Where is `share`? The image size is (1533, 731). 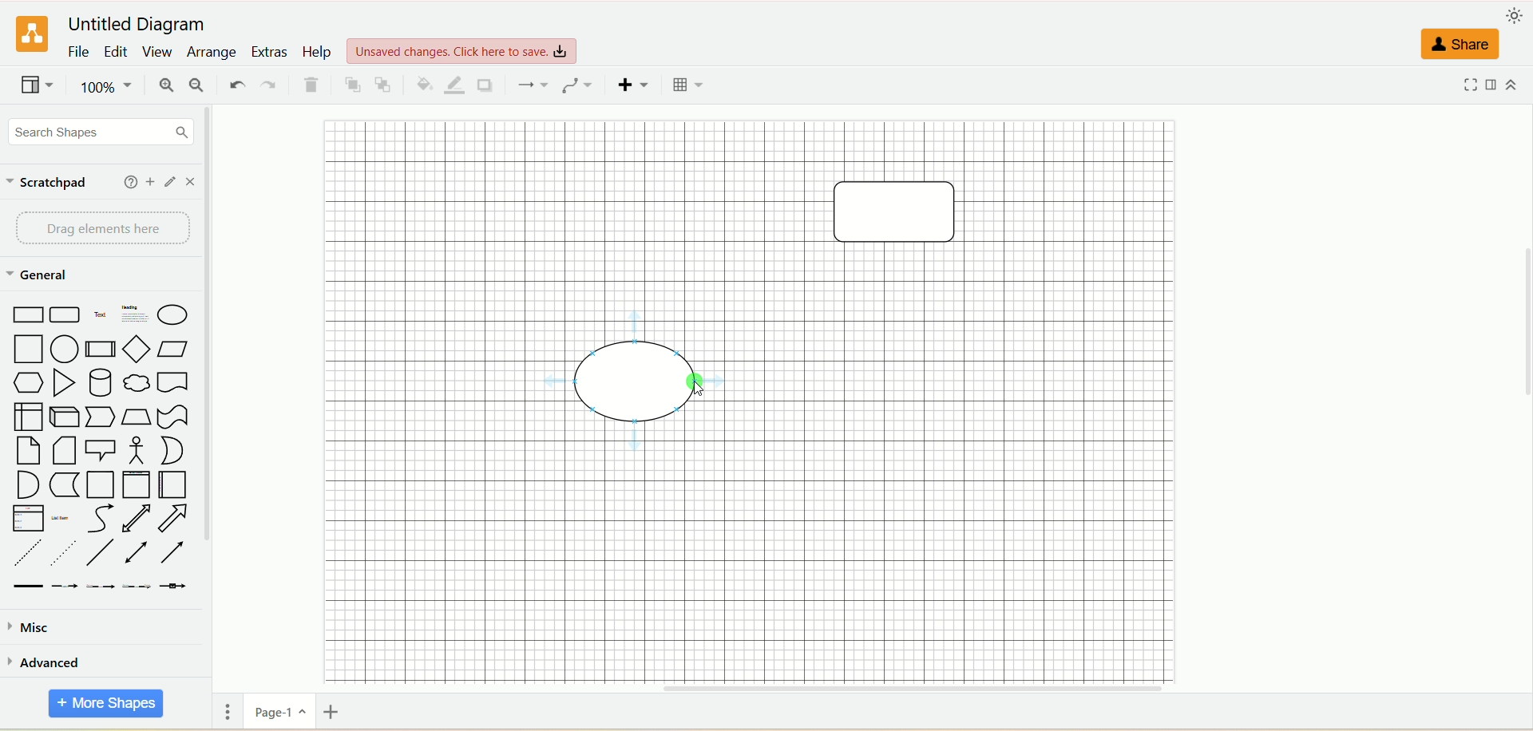 share is located at coordinates (1457, 46).